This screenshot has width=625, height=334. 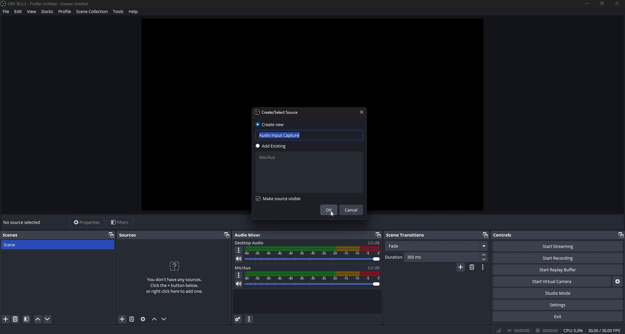 What do you see at coordinates (93, 12) in the screenshot?
I see `scene Collection` at bounding box center [93, 12].